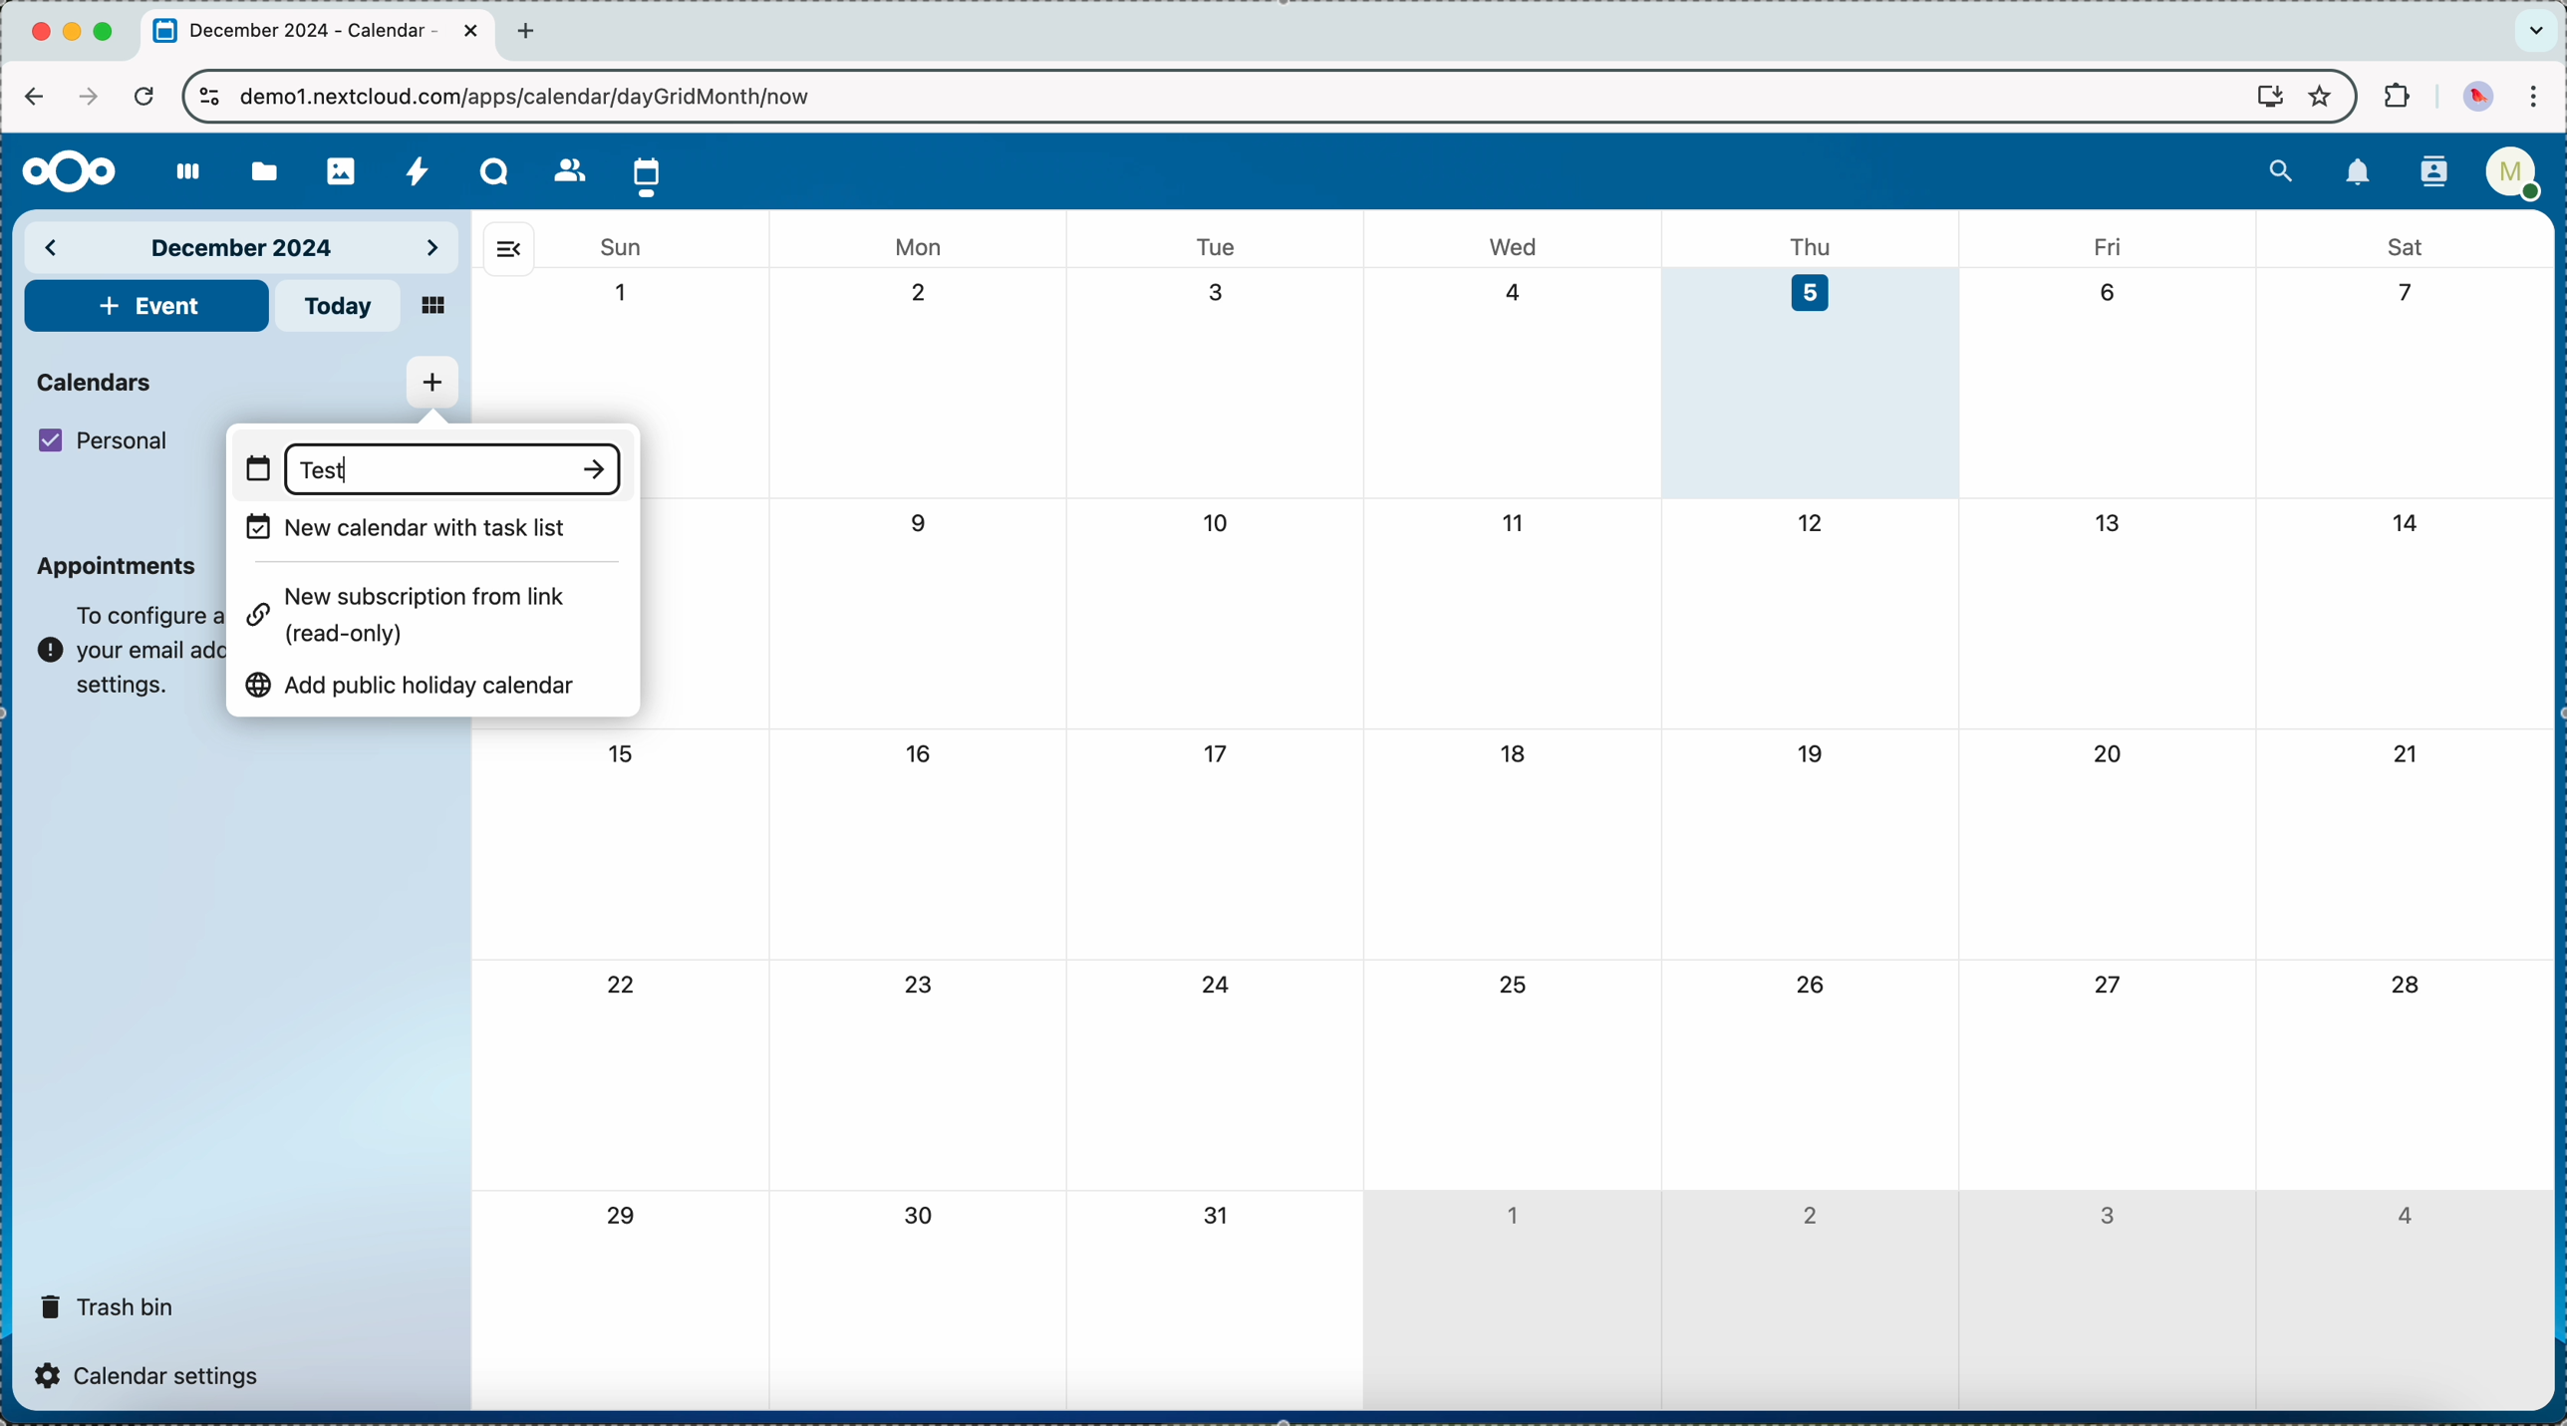  What do you see at coordinates (1511, 1210) in the screenshot?
I see `1` at bounding box center [1511, 1210].